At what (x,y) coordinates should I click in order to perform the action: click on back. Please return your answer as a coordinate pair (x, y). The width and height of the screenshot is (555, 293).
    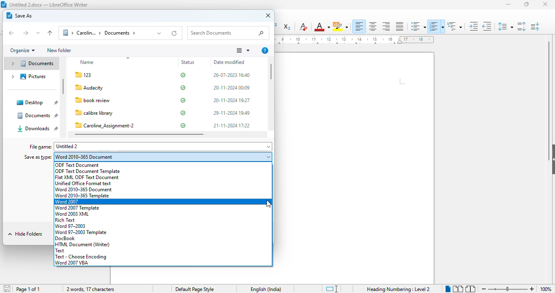
    Looking at the image, I should click on (12, 33).